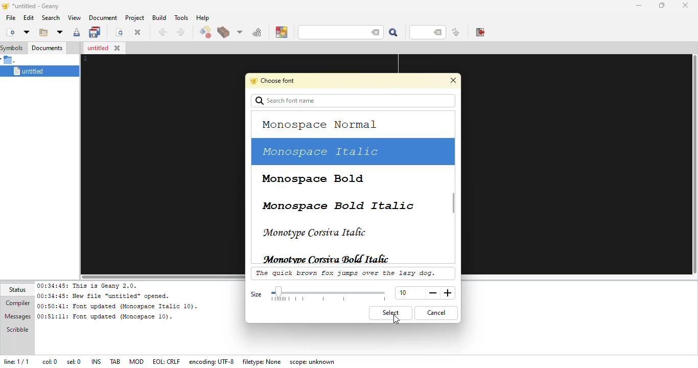 This screenshot has height=368, width=698. What do you see at coordinates (373, 31) in the screenshot?
I see `back space` at bounding box center [373, 31].